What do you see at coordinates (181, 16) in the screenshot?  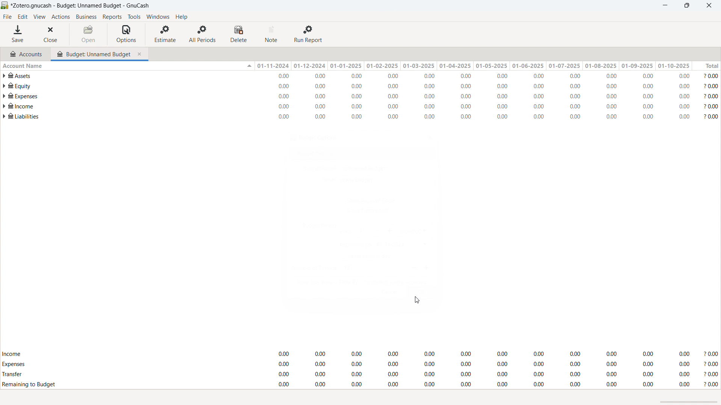 I see `help` at bounding box center [181, 16].